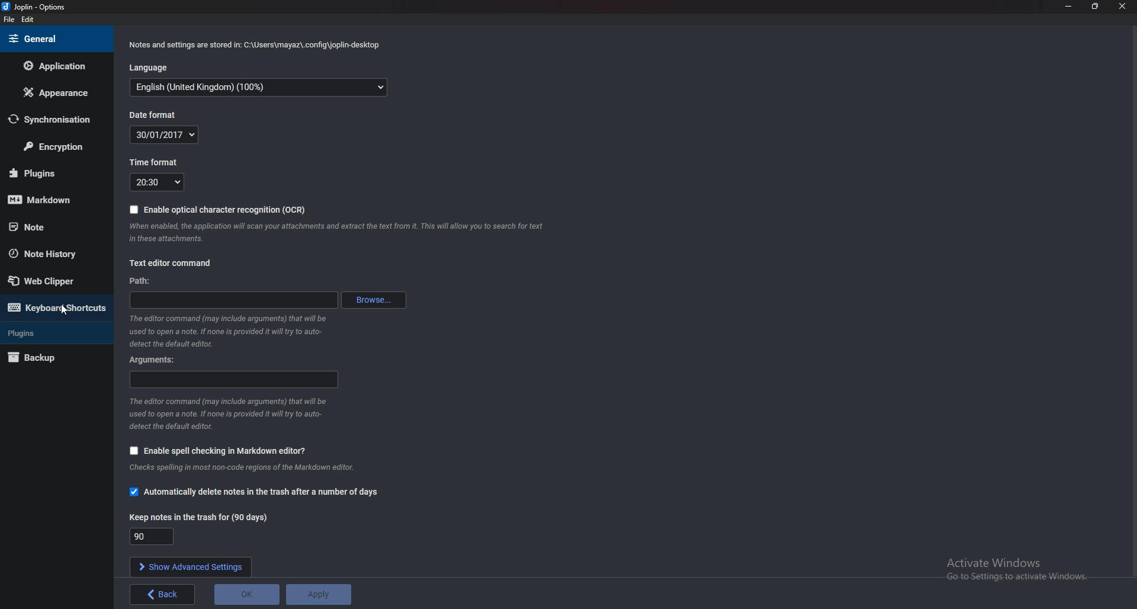 The image size is (1137, 609). I want to click on File, so click(9, 20).